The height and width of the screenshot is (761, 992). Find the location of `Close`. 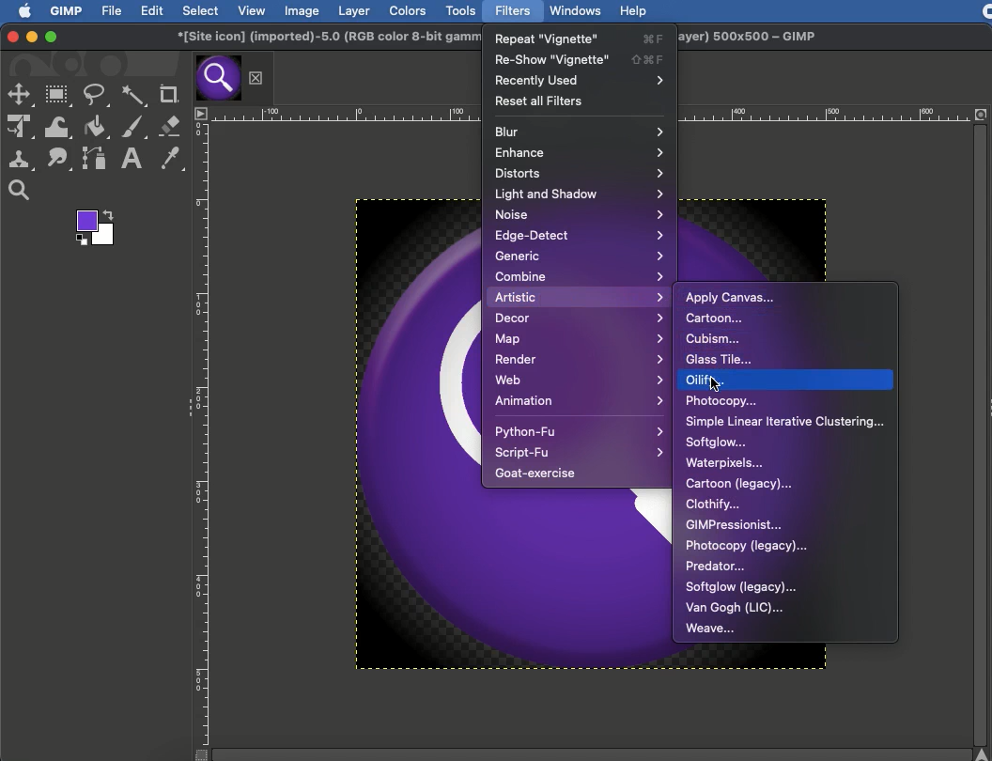

Close is located at coordinates (256, 76).